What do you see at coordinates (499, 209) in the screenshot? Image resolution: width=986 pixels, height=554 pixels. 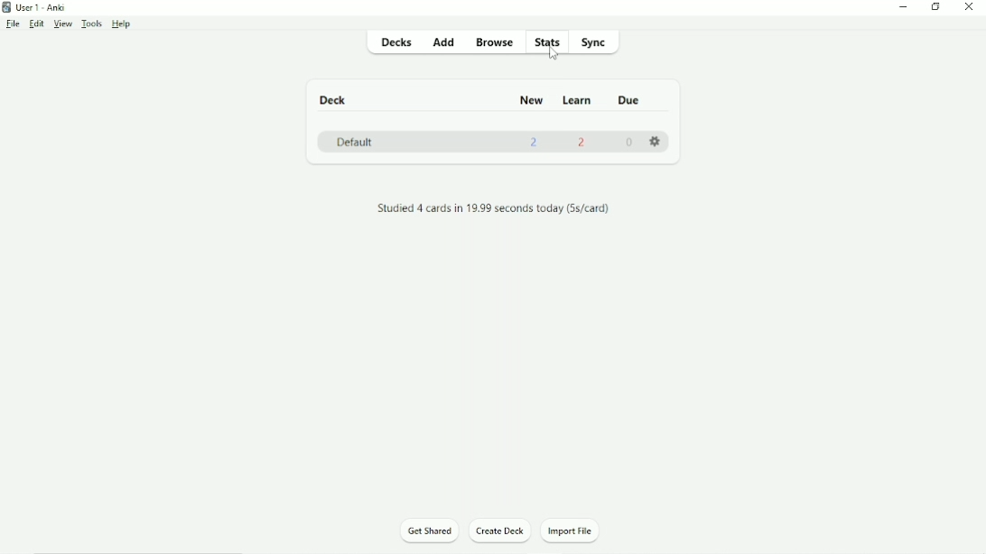 I see `Studied 4 cards in 19.99 seconds today (5s/card).` at bounding box center [499, 209].